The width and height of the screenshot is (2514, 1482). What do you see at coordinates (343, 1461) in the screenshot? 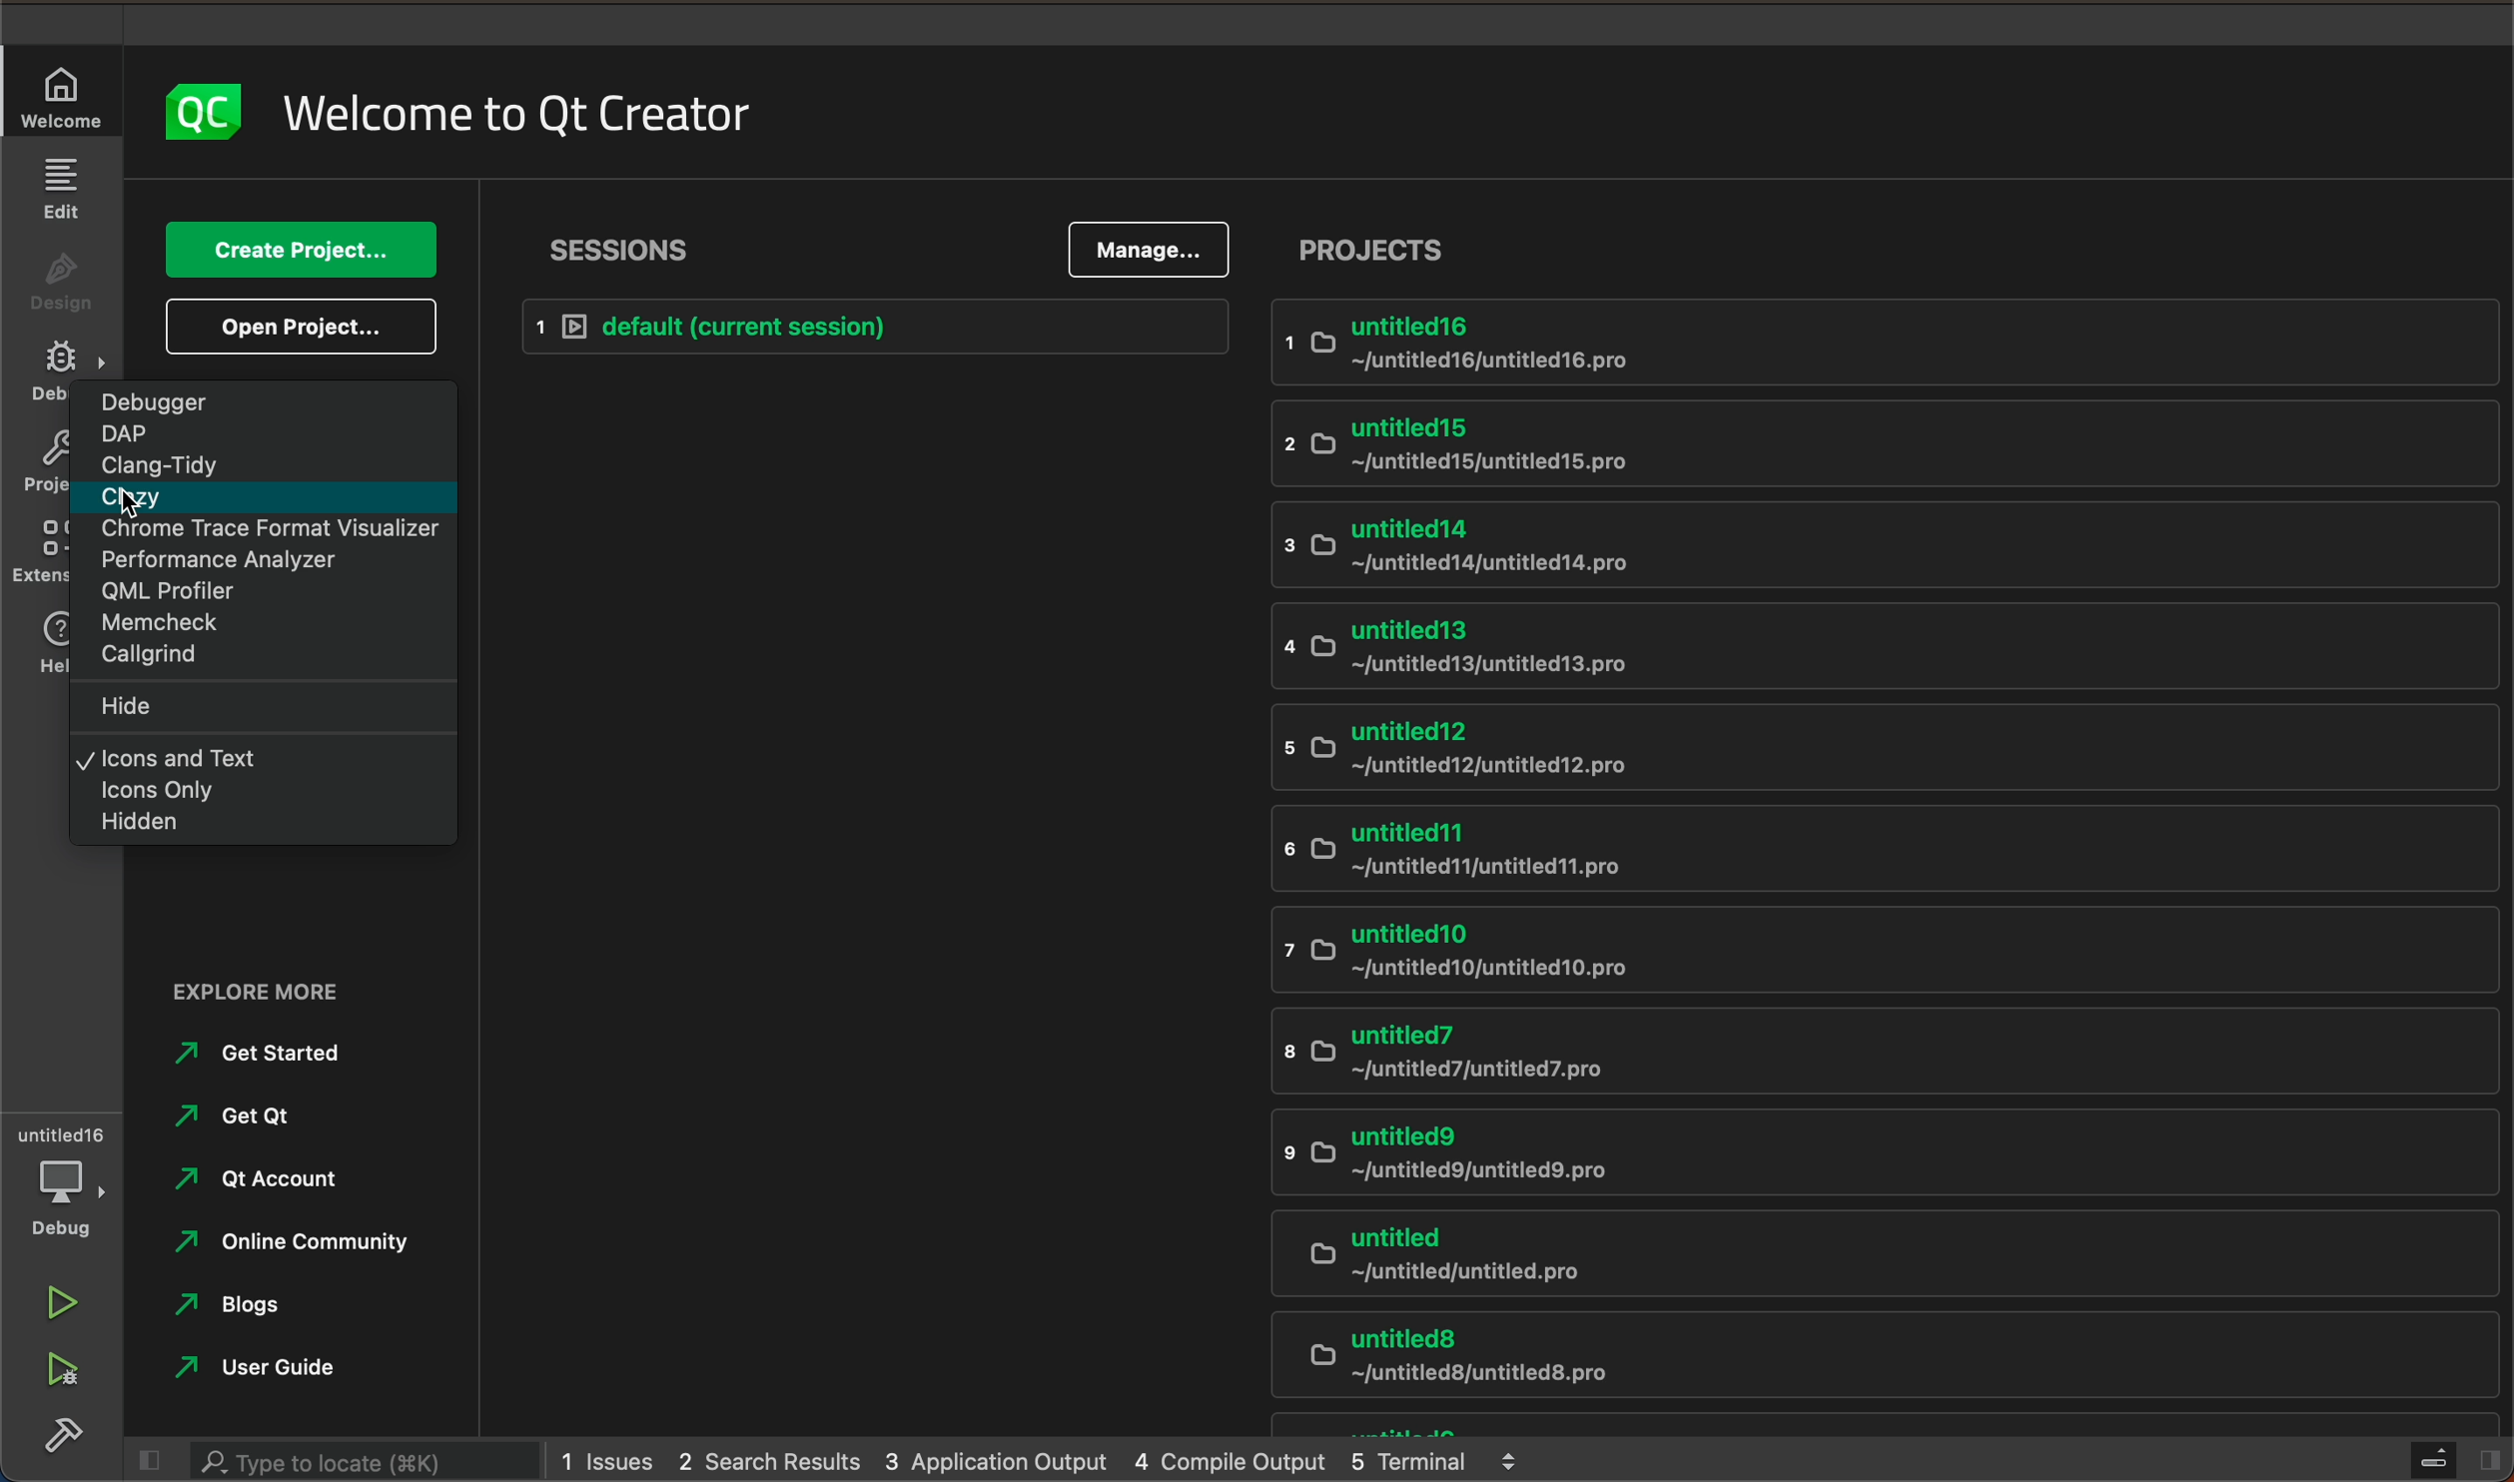
I see `search` at bounding box center [343, 1461].